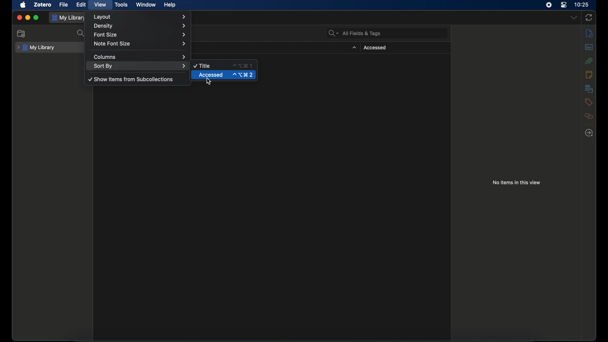 Image resolution: width=608 pixels, height=342 pixels. I want to click on attachments, so click(589, 61).